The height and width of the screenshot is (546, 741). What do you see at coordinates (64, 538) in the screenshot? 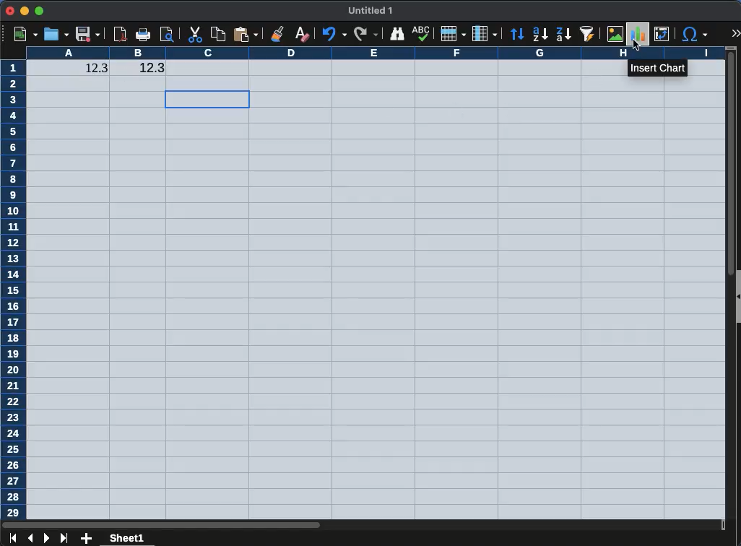
I see `last sheet` at bounding box center [64, 538].